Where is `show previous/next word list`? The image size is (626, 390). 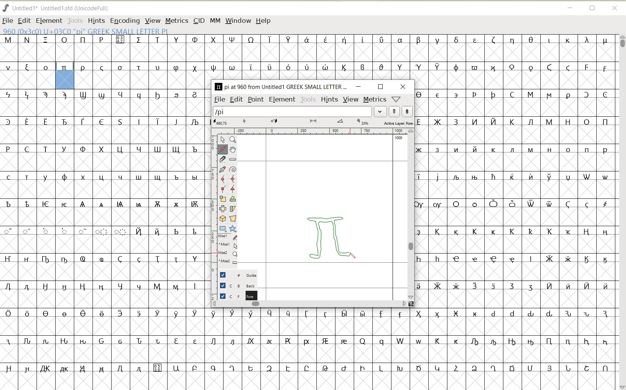
show previous/next word list is located at coordinates (400, 111).